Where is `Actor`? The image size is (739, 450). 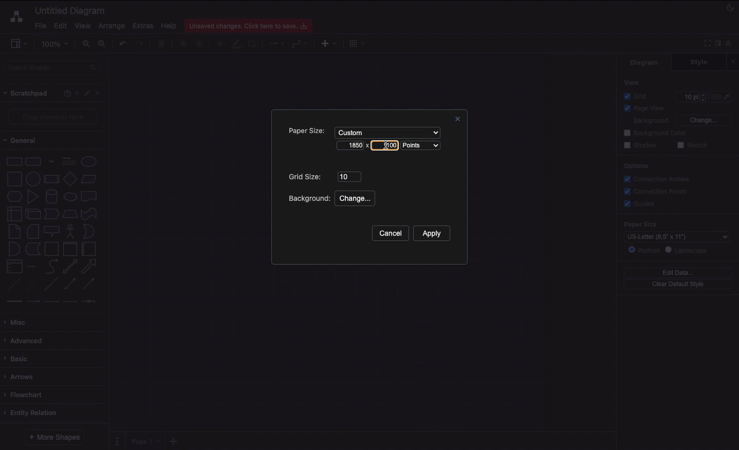
Actor is located at coordinates (70, 230).